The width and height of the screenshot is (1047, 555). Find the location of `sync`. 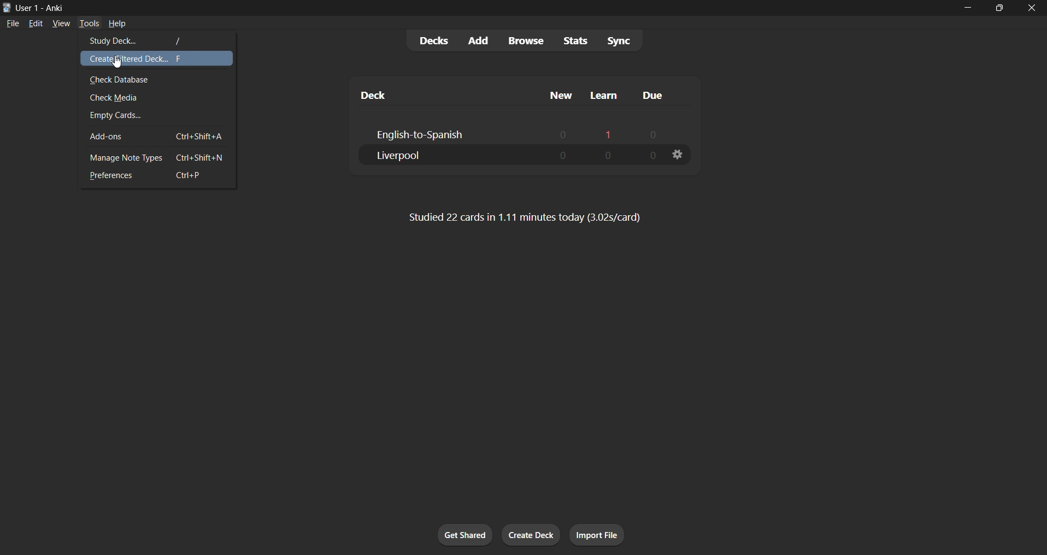

sync is located at coordinates (620, 39).